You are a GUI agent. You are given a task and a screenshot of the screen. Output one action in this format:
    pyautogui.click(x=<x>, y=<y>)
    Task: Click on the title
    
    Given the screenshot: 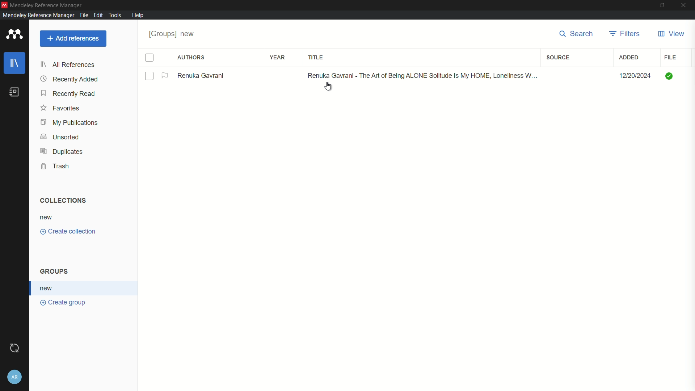 What is the action you would take?
    pyautogui.click(x=317, y=58)
    